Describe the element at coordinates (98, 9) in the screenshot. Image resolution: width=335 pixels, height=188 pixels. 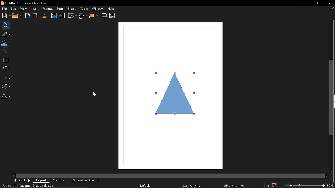
I see `Window` at that location.